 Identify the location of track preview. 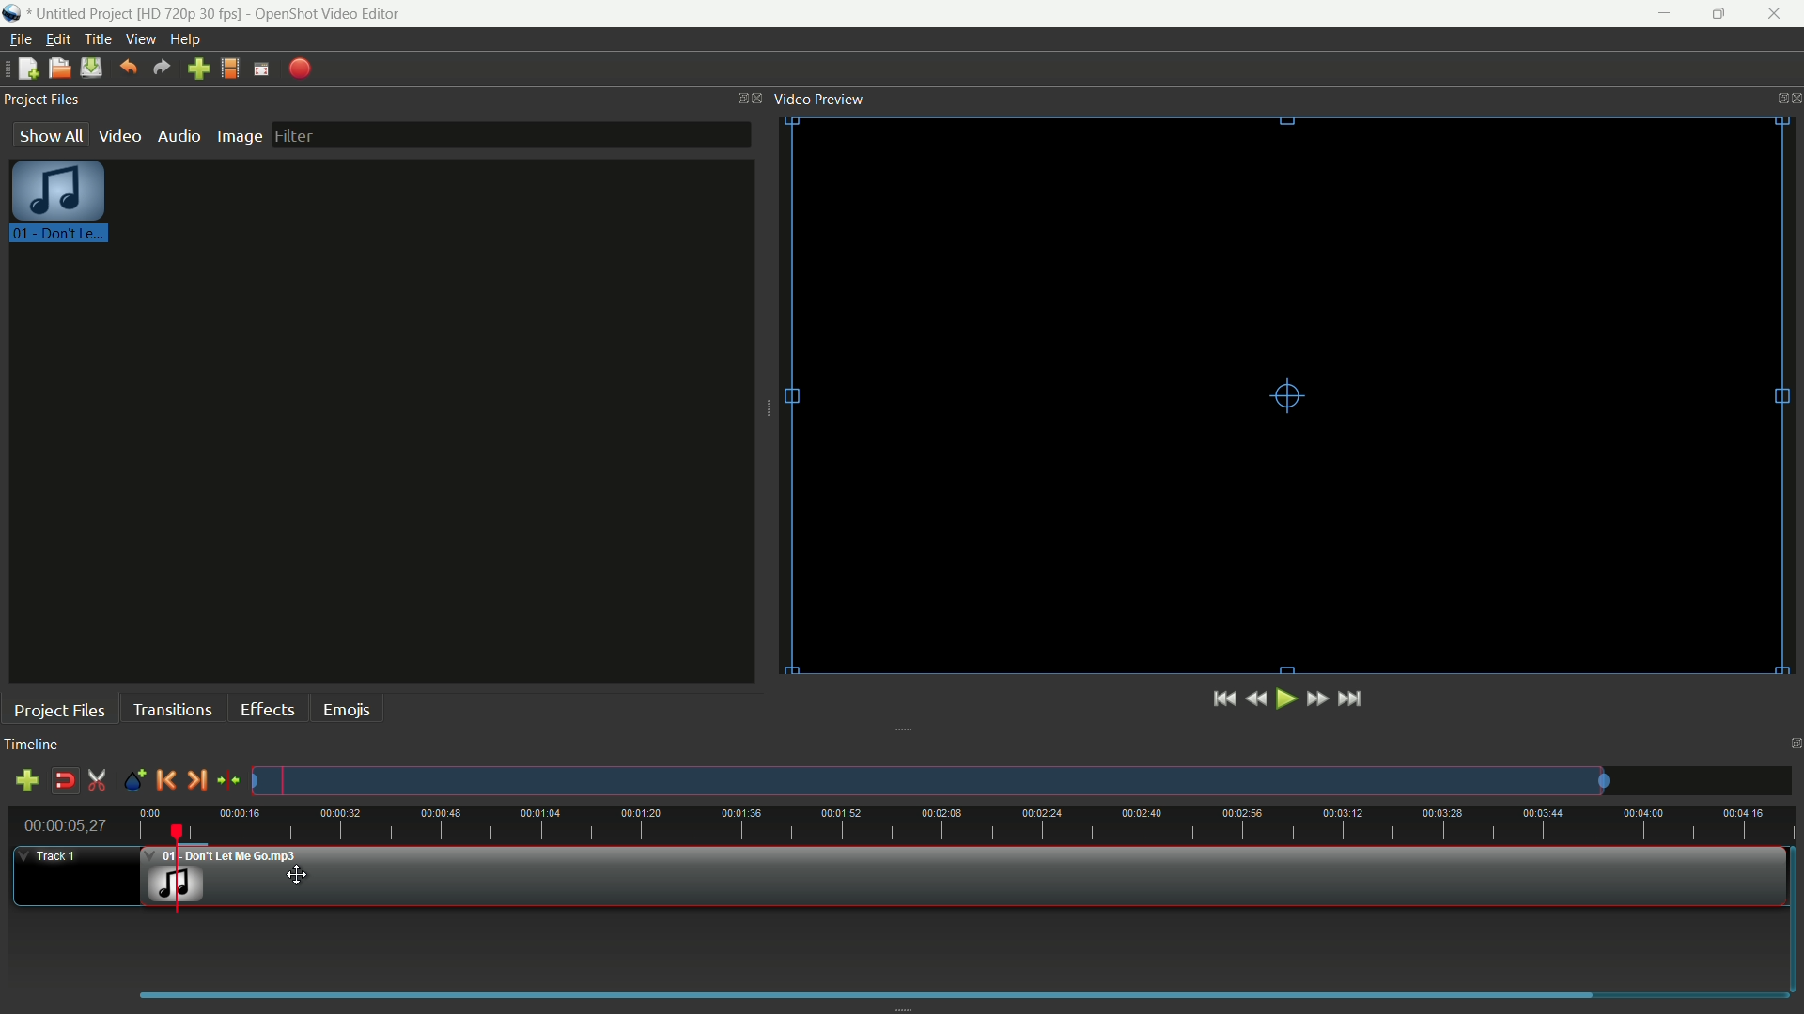
(927, 781).